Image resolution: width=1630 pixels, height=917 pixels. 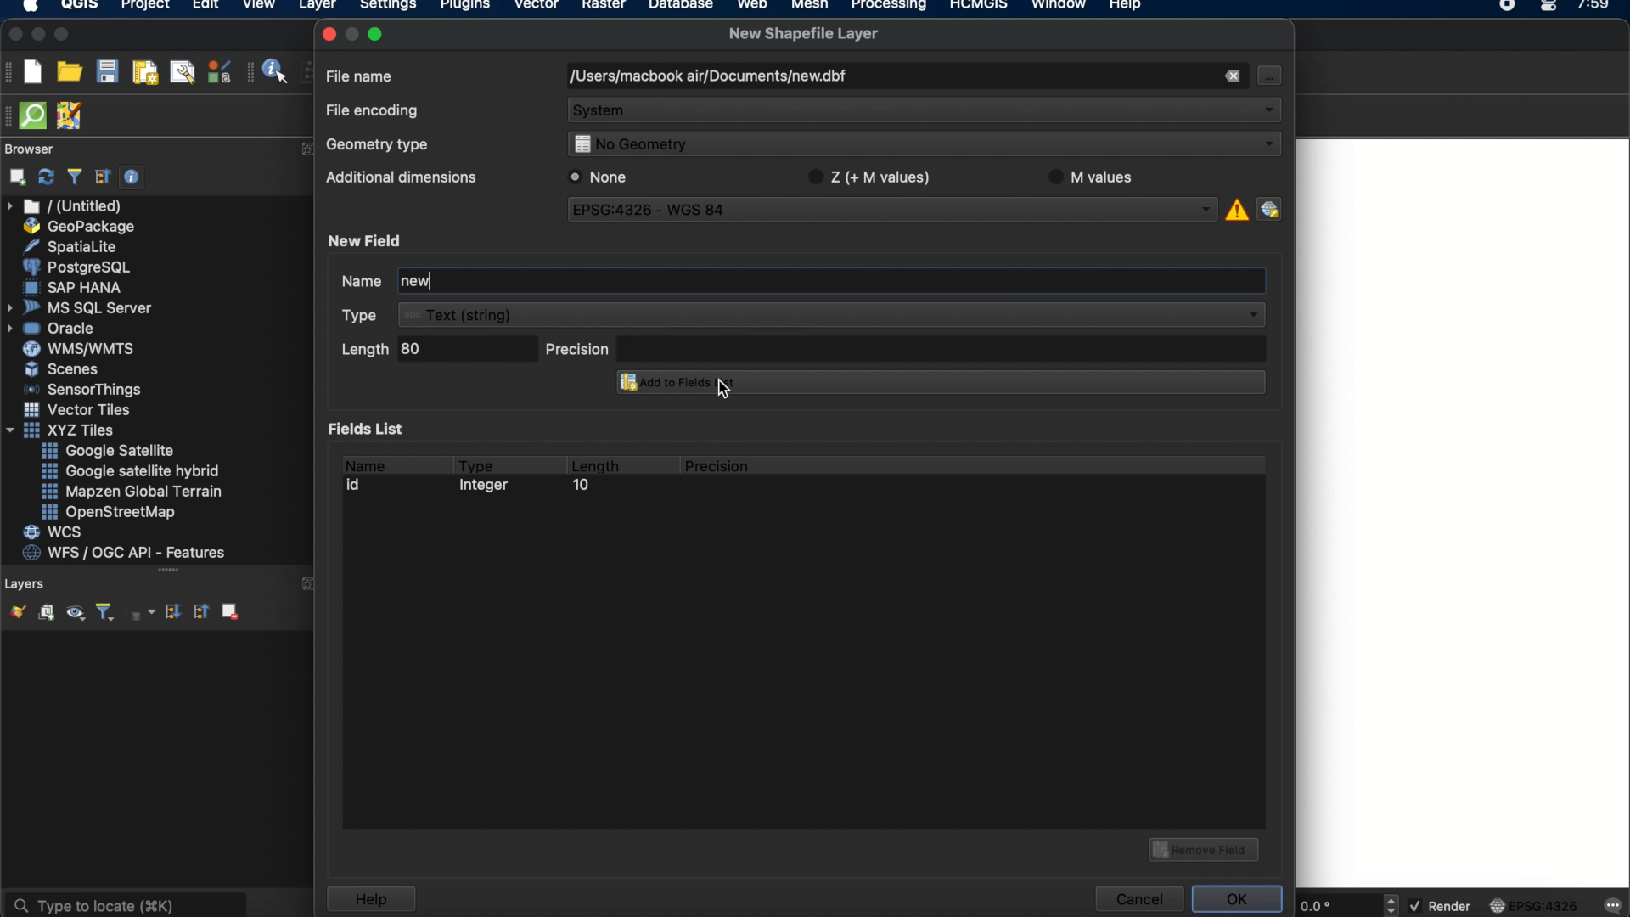 I want to click on control center macOS, so click(x=1548, y=8).